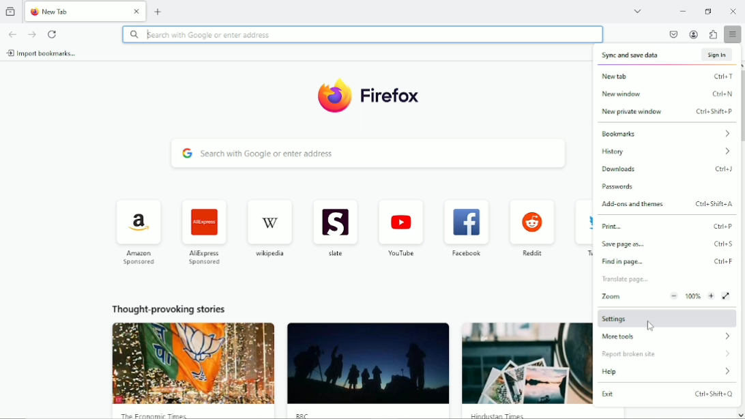 Image resolution: width=745 pixels, height=419 pixels. Describe the element at coordinates (194, 363) in the screenshot. I see `image` at that location.